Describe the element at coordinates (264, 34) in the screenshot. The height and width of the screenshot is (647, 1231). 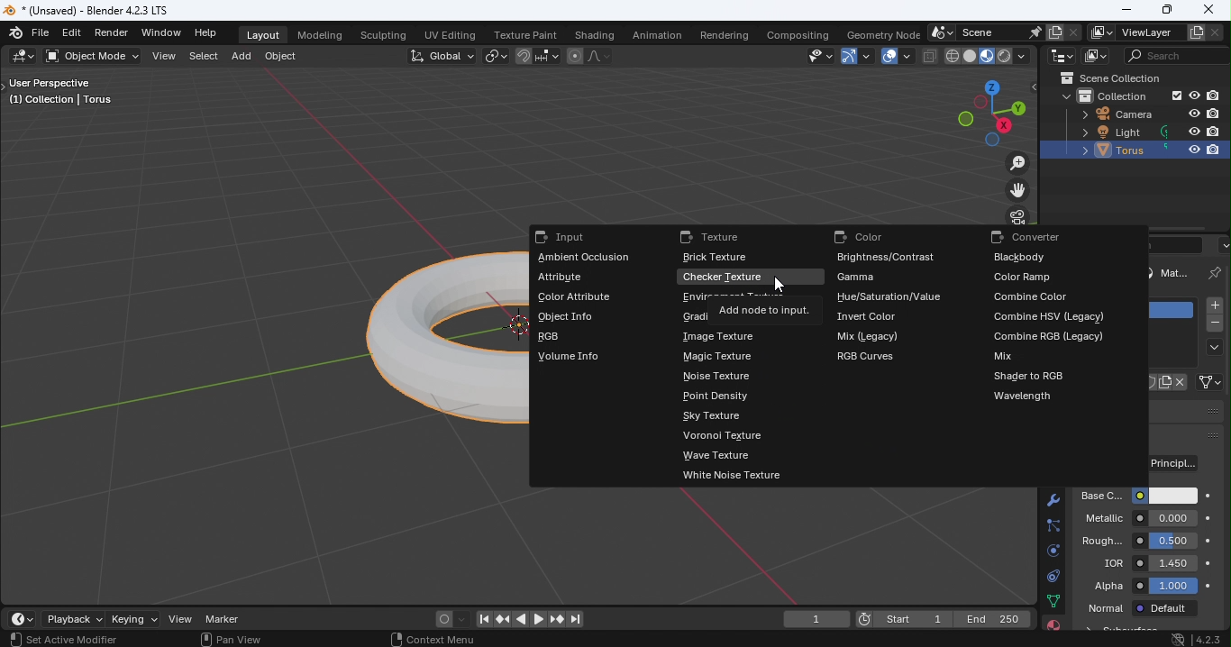
I see `Layout` at that location.